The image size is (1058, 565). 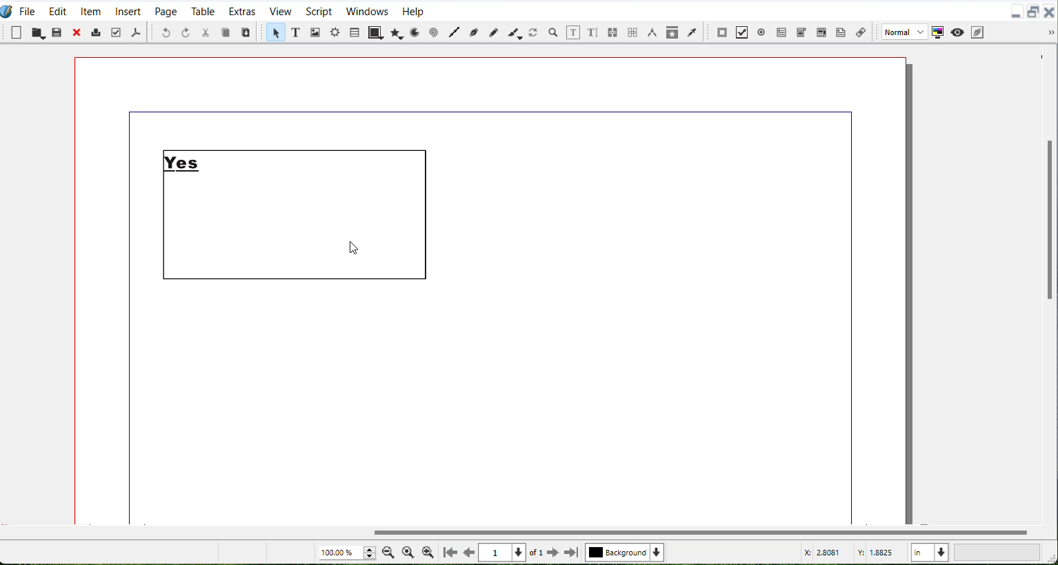 What do you see at coordinates (315, 32) in the screenshot?
I see `Image Frame` at bounding box center [315, 32].